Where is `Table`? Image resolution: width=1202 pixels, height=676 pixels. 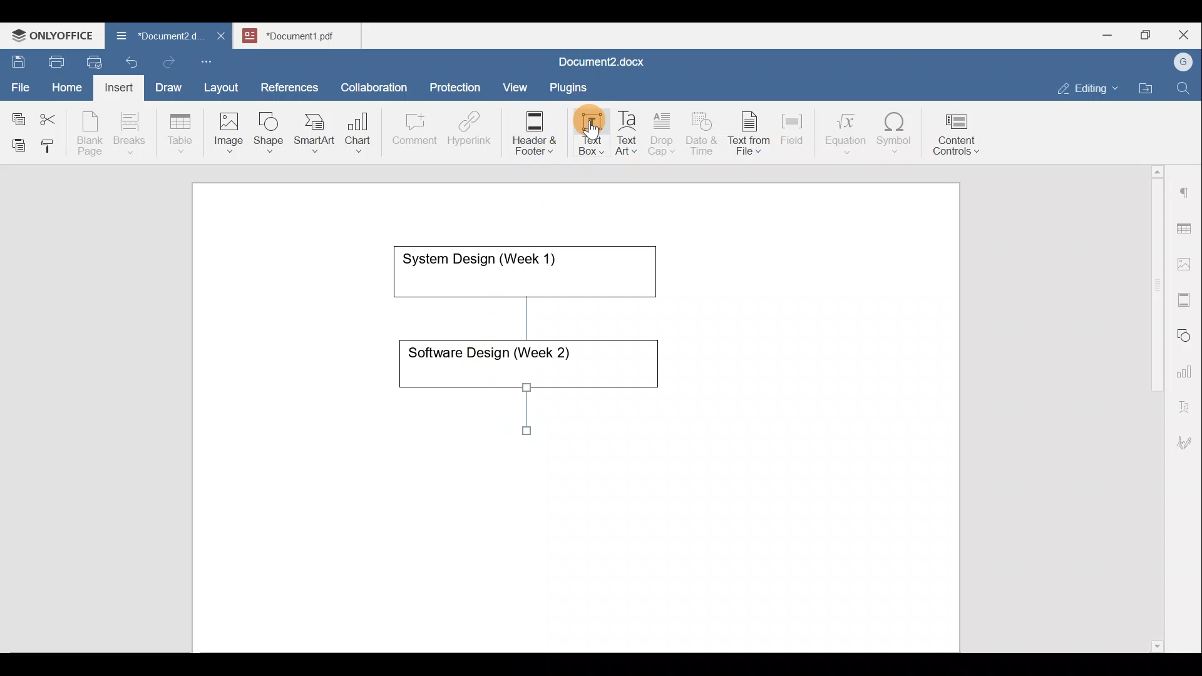
Table is located at coordinates (181, 130).